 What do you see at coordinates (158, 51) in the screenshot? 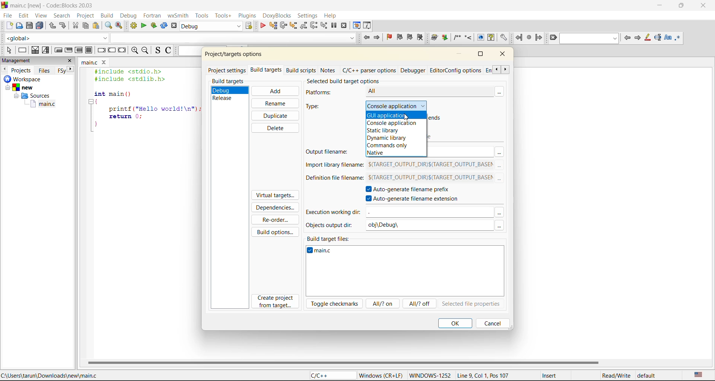
I see `toggle source` at bounding box center [158, 51].